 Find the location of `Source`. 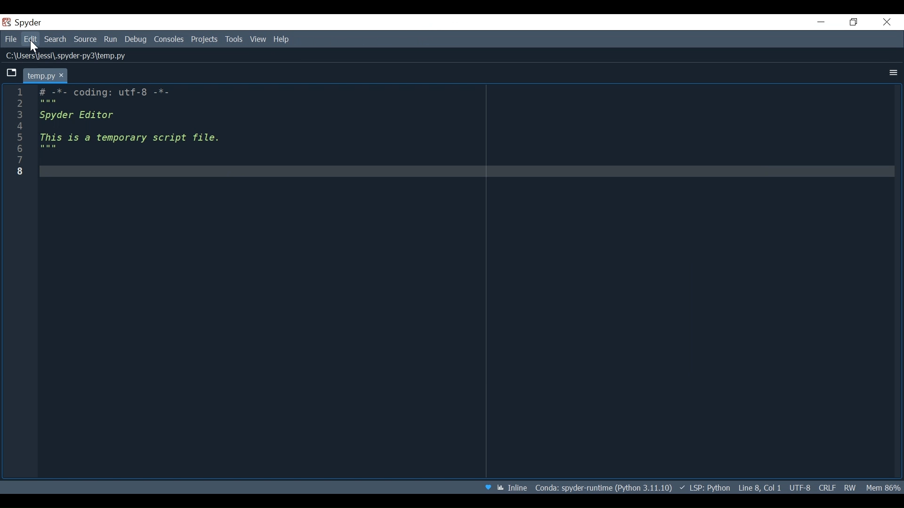

Source is located at coordinates (86, 40).